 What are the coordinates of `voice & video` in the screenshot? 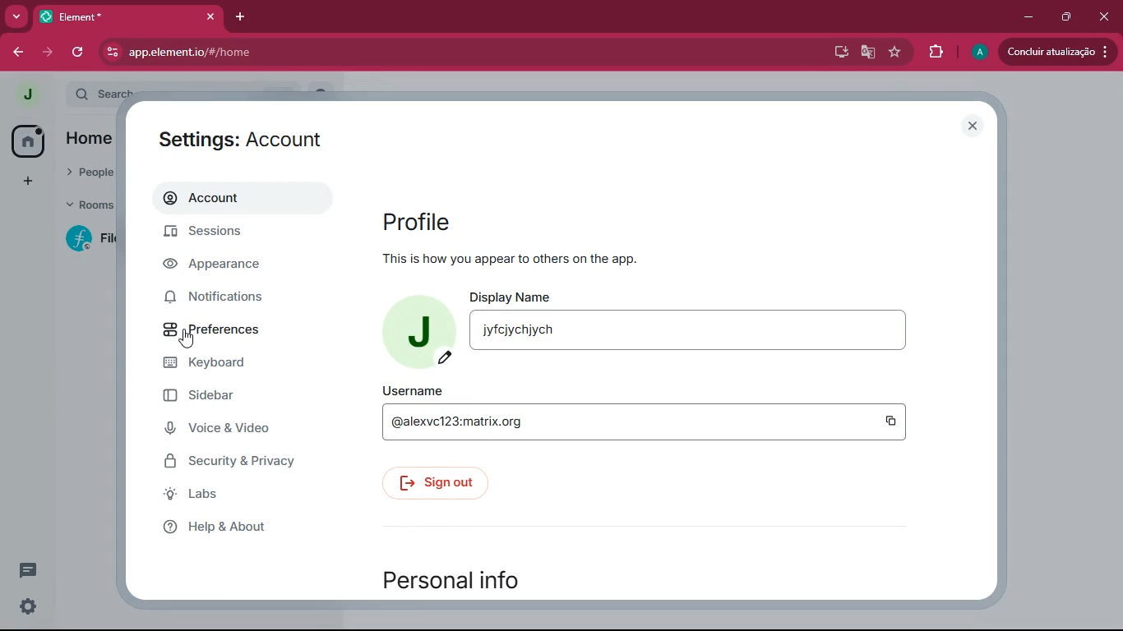 It's located at (241, 428).